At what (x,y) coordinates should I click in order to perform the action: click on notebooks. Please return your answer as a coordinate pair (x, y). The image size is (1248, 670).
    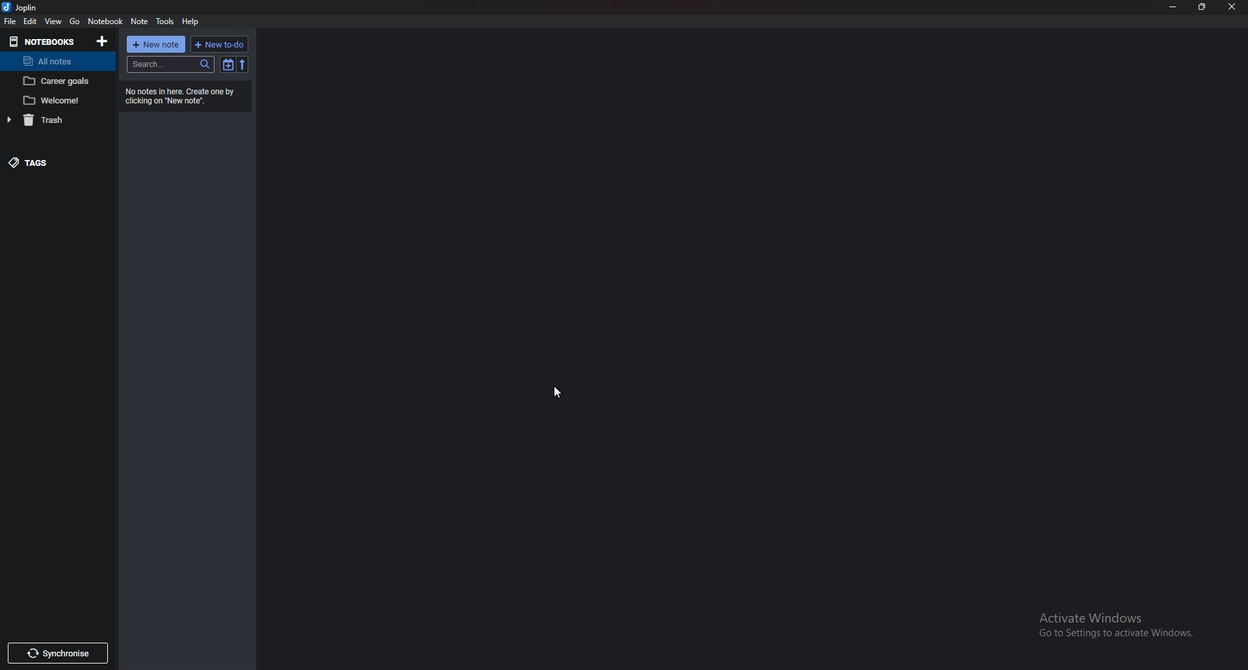
    Looking at the image, I should click on (44, 42).